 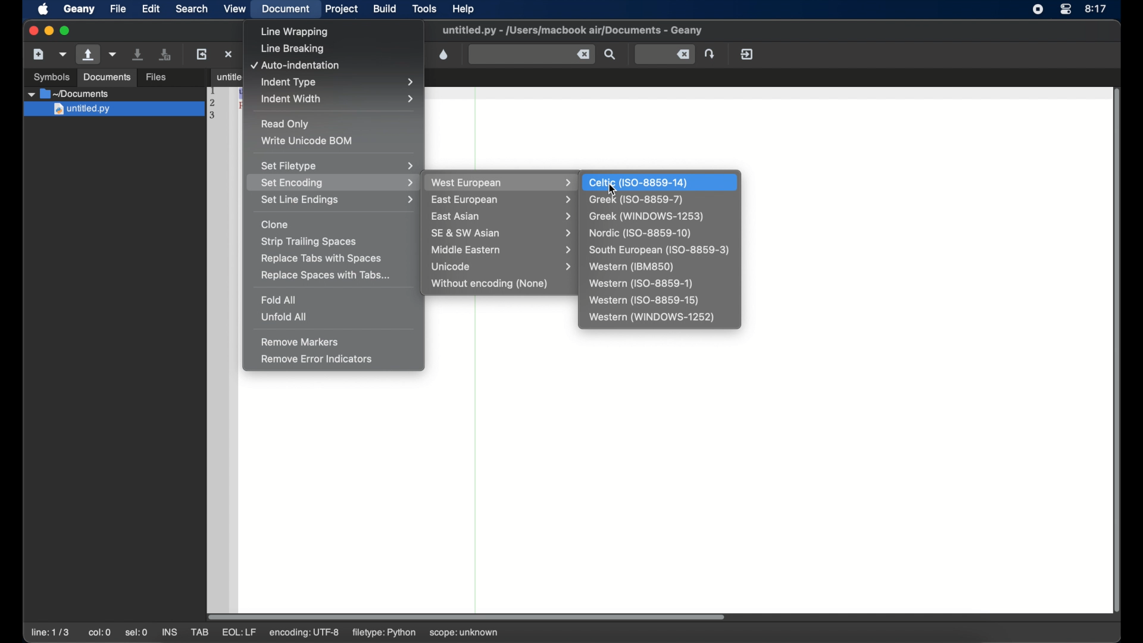 I want to click on set encoding menu highlighted, so click(x=333, y=182).